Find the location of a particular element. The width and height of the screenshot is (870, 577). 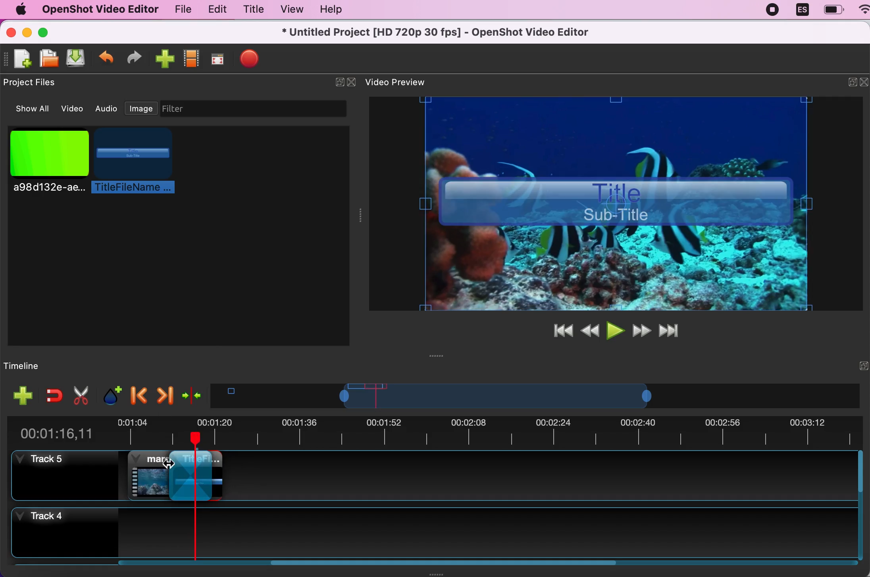

file is located at coordinates (178, 9).